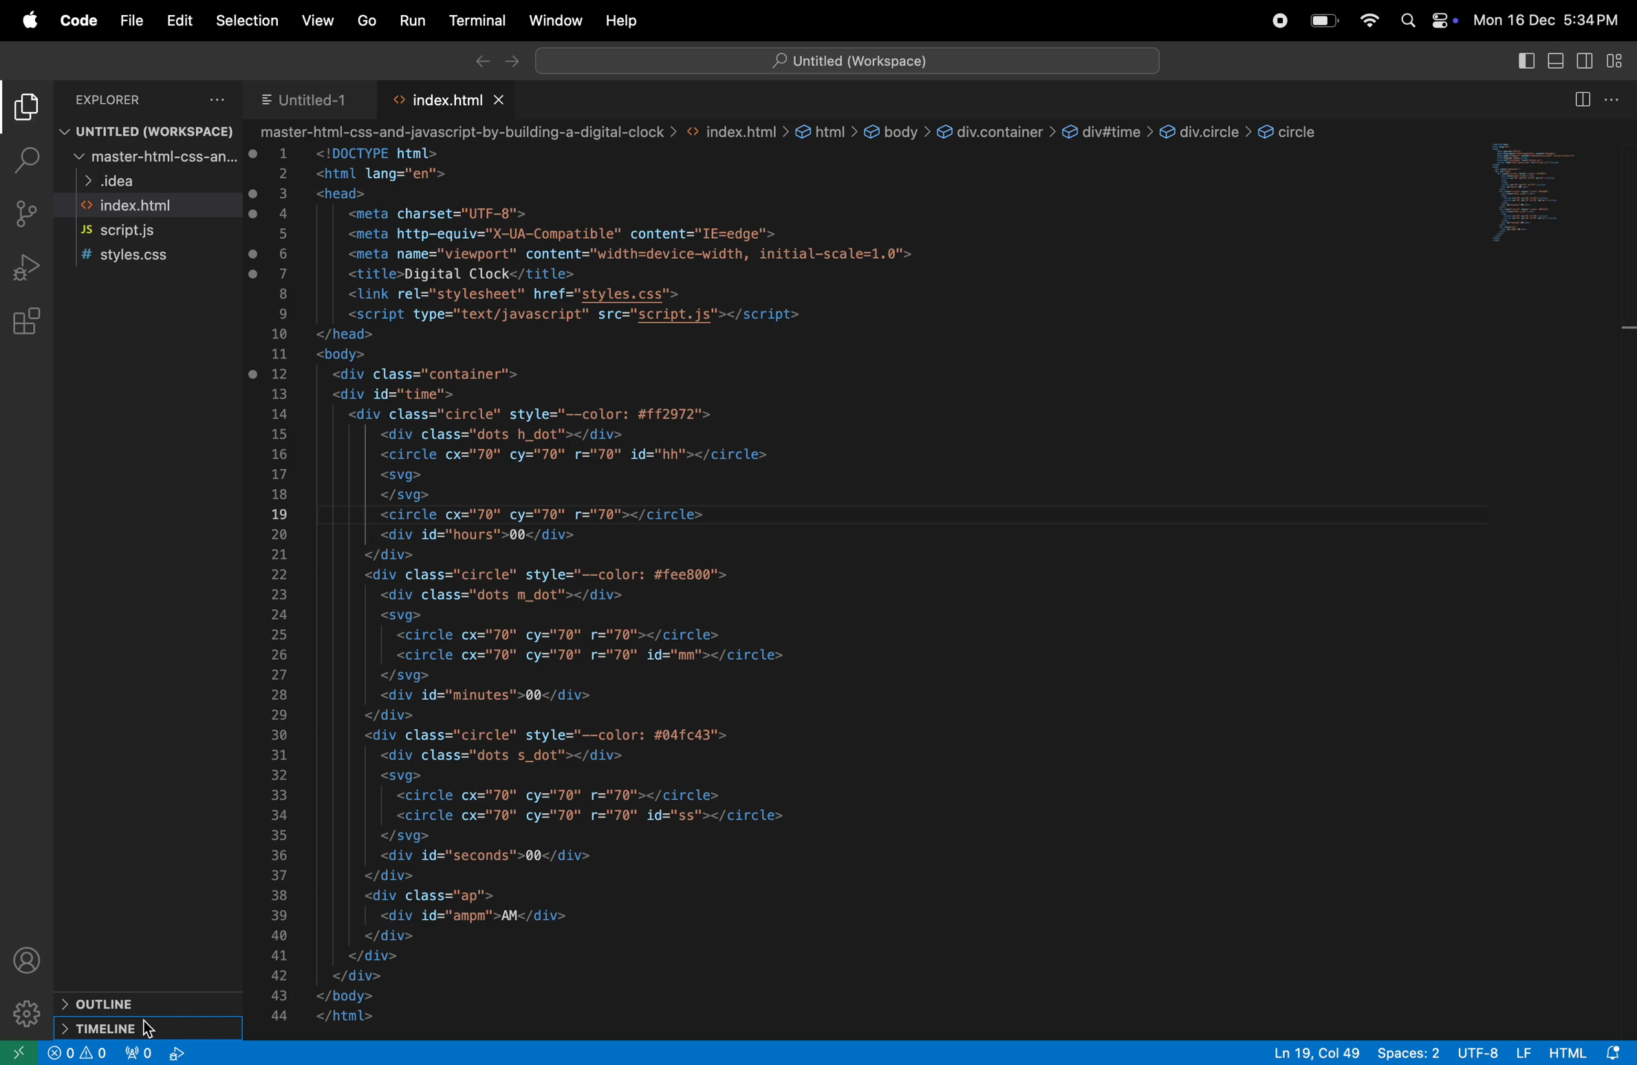  Describe the element at coordinates (468, 916) in the screenshot. I see `<div id="ampm'">AM</div>` at that location.